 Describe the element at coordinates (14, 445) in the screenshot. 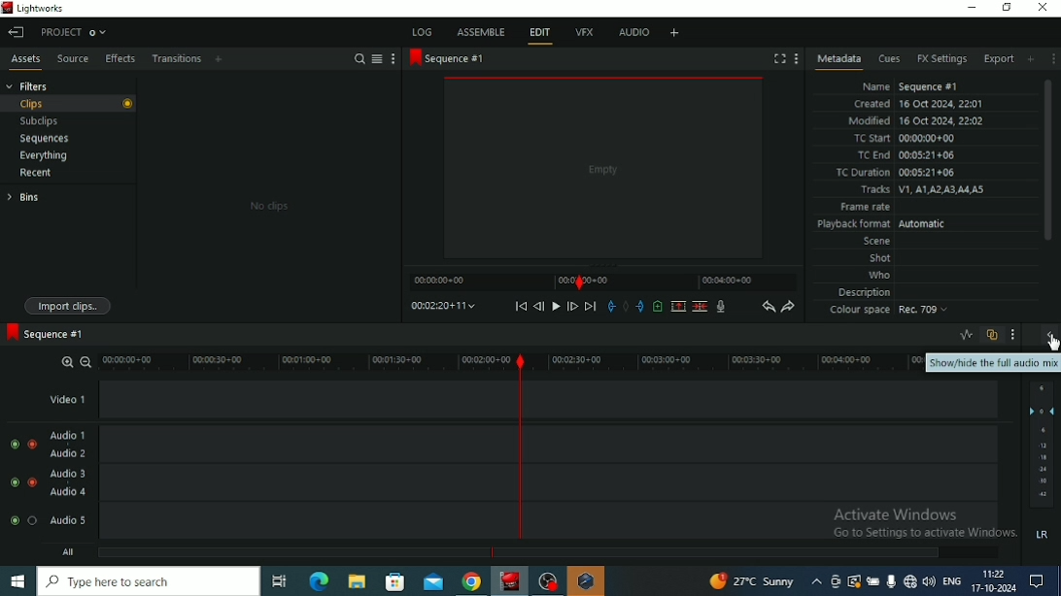

I see `Mute/unmute this track` at that location.